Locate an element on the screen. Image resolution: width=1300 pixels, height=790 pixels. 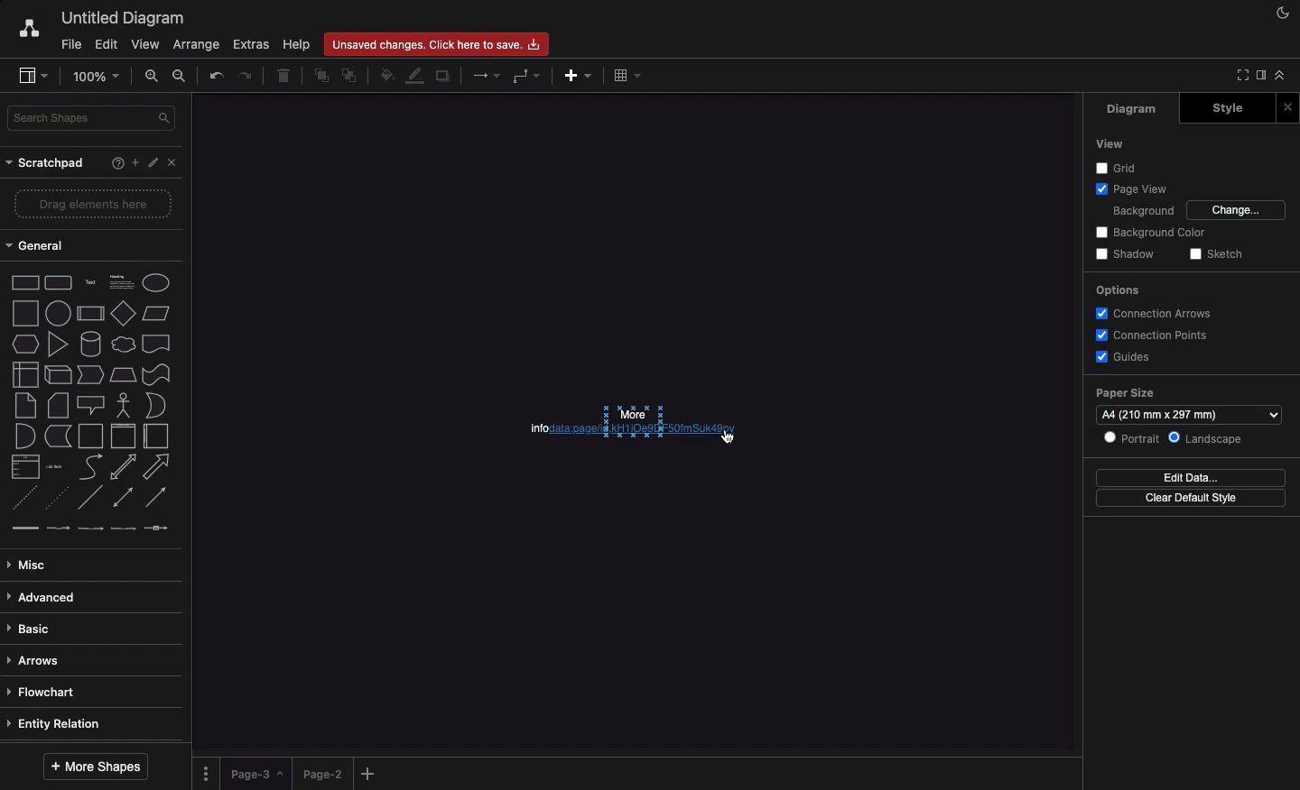
Night mode on is located at coordinates (1281, 14).